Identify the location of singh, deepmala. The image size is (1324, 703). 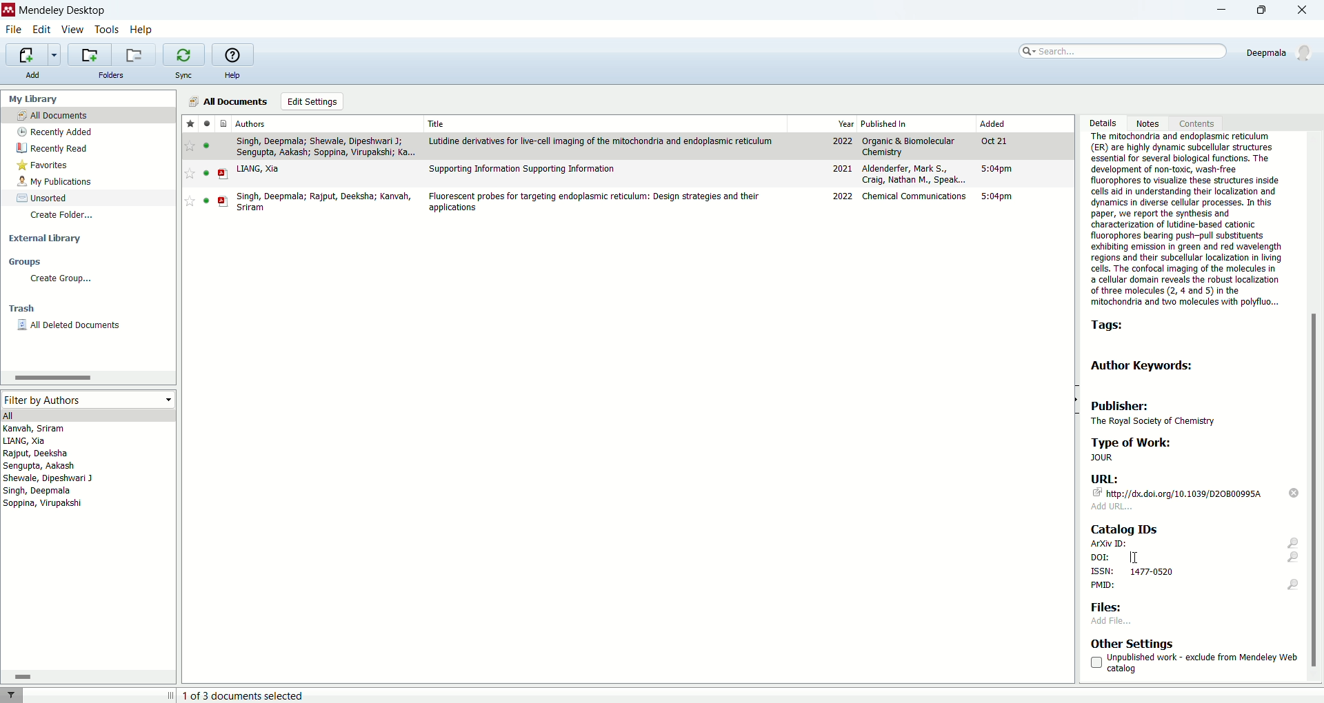
(39, 491).